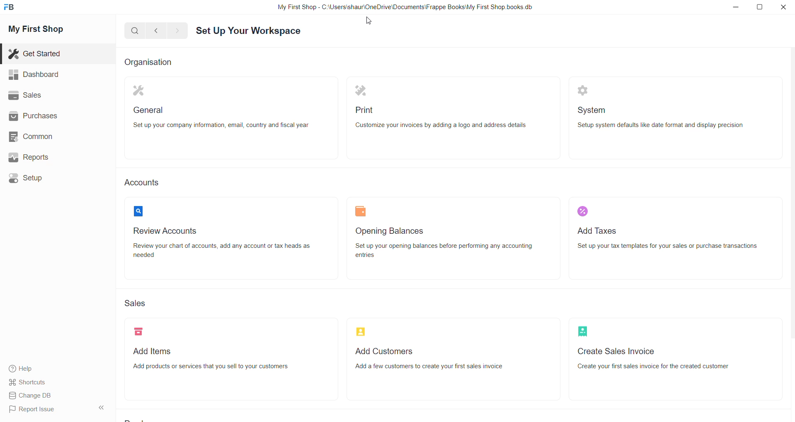  I want to click on My First Shop - C:\Users\shaur\OneDrive\Documents\Frappe Books\My First Shop. books.db, so click(407, 7).